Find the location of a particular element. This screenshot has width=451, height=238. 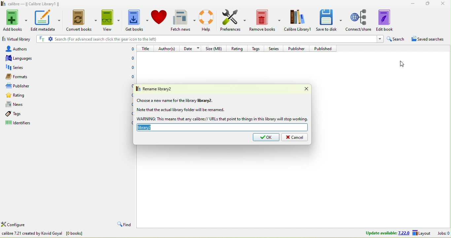

published is located at coordinates (325, 48).